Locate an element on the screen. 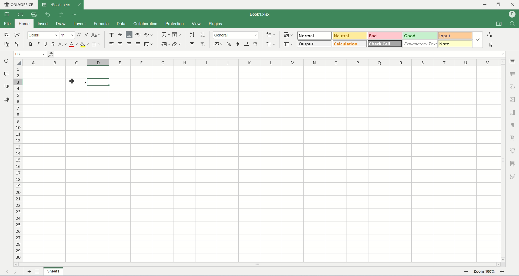 Image resolution: width=519 pixels, height=276 pixels. italic is located at coordinates (38, 45).